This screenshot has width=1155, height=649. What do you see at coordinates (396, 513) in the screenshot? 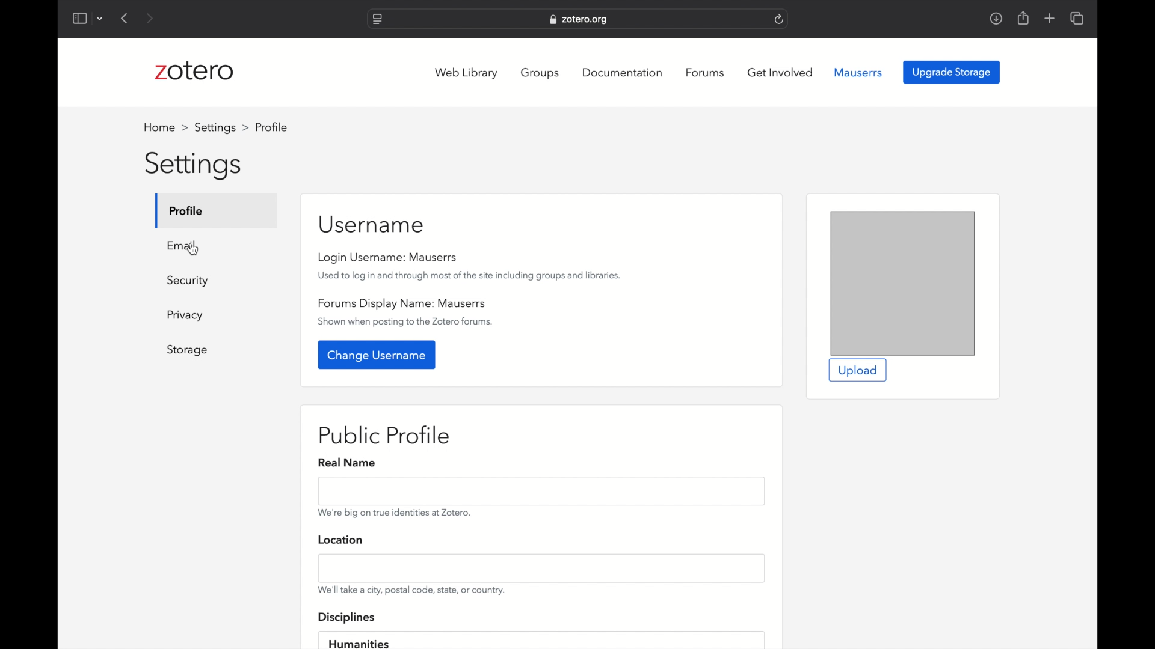
I see `info` at bounding box center [396, 513].